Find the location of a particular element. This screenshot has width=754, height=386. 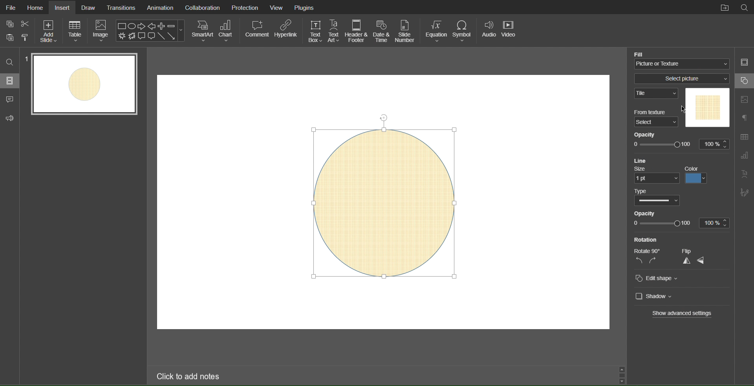

type is located at coordinates (641, 191).